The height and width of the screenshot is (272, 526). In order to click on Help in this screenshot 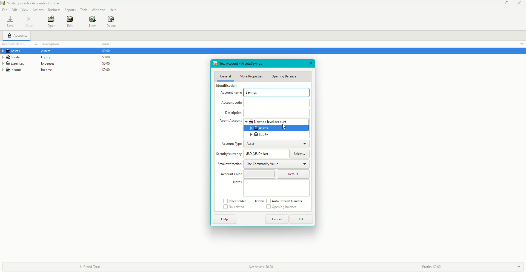, I will do `click(225, 219)`.